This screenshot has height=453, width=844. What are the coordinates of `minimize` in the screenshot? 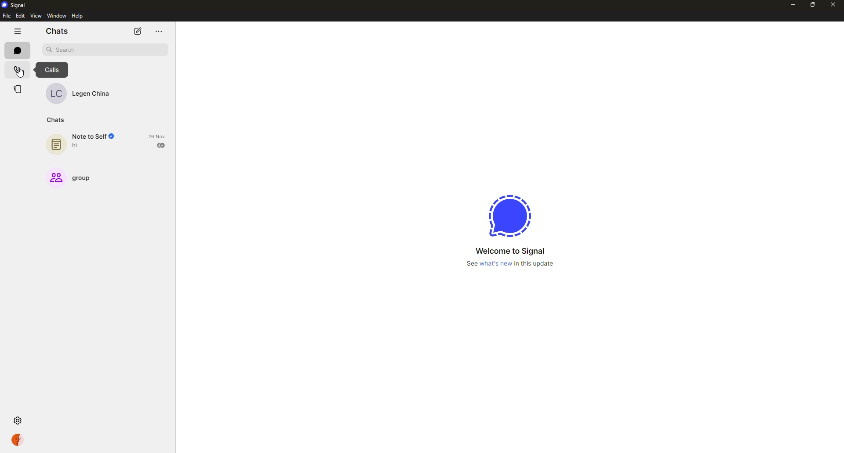 It's located at (793, 6).